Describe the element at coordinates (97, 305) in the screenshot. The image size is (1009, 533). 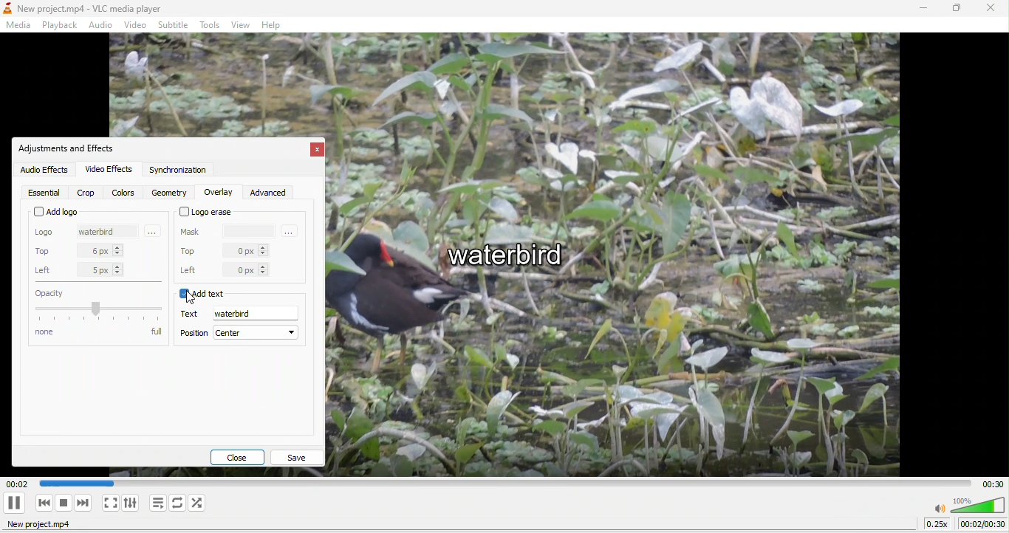
I see `capacity` at that location.